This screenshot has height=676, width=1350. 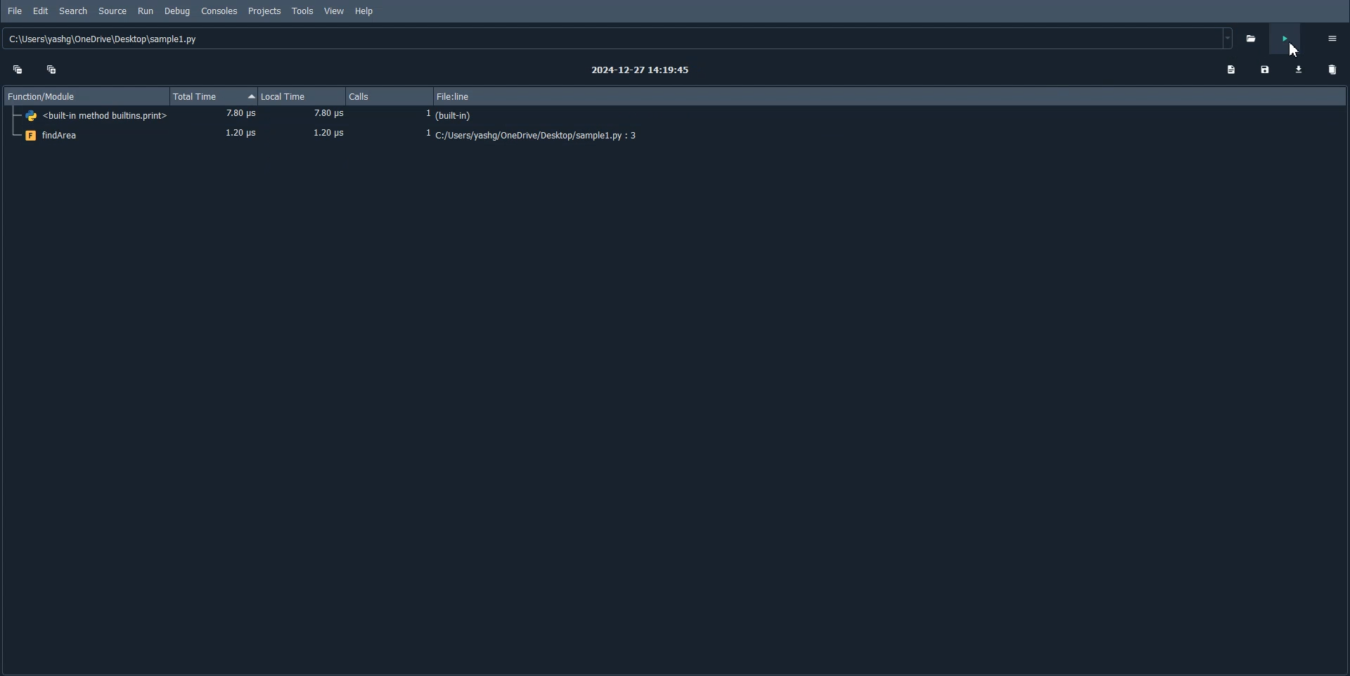 What do you see at coordinates (1299, 69) in the screenshot?
I see `Load profiling data for comparison` at bounding box center [1299, 69].